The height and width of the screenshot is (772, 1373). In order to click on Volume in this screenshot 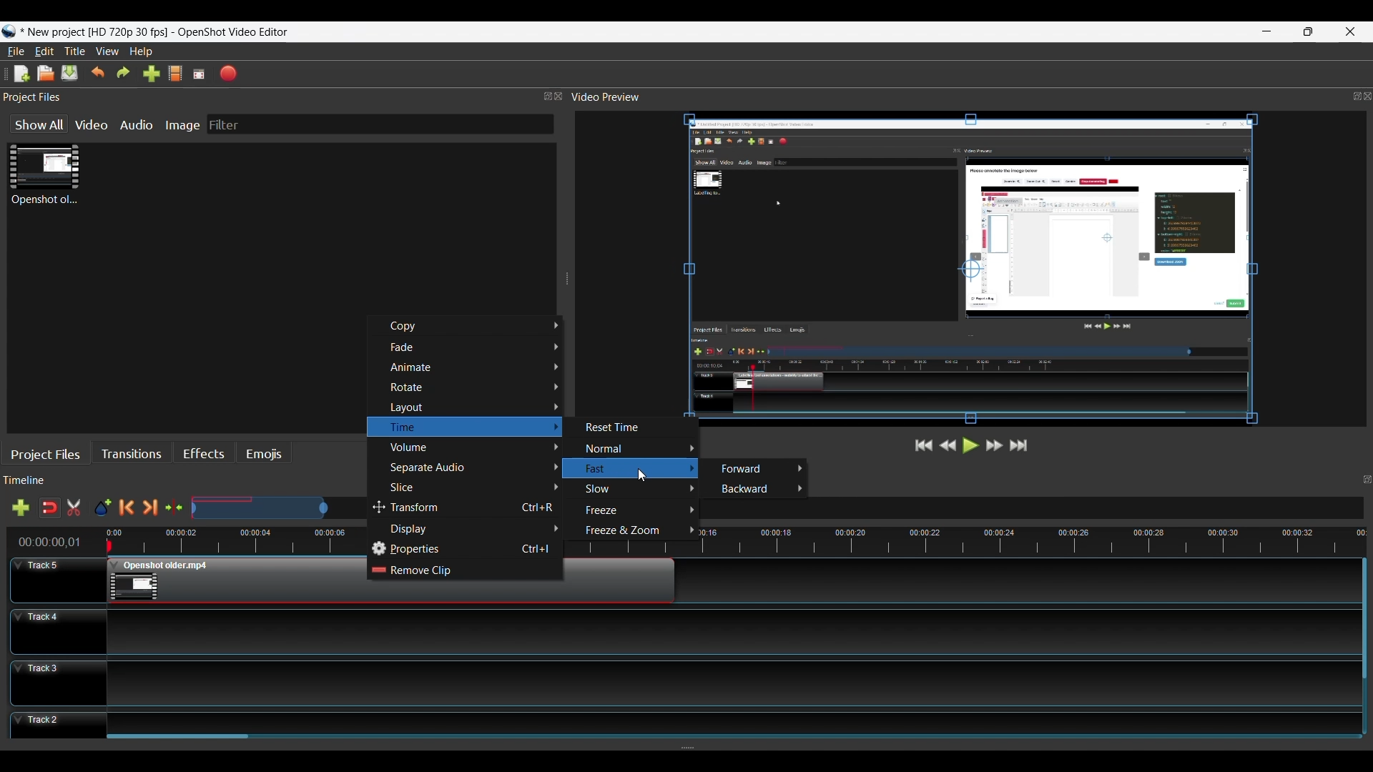, I will do `click(473, 448)`.